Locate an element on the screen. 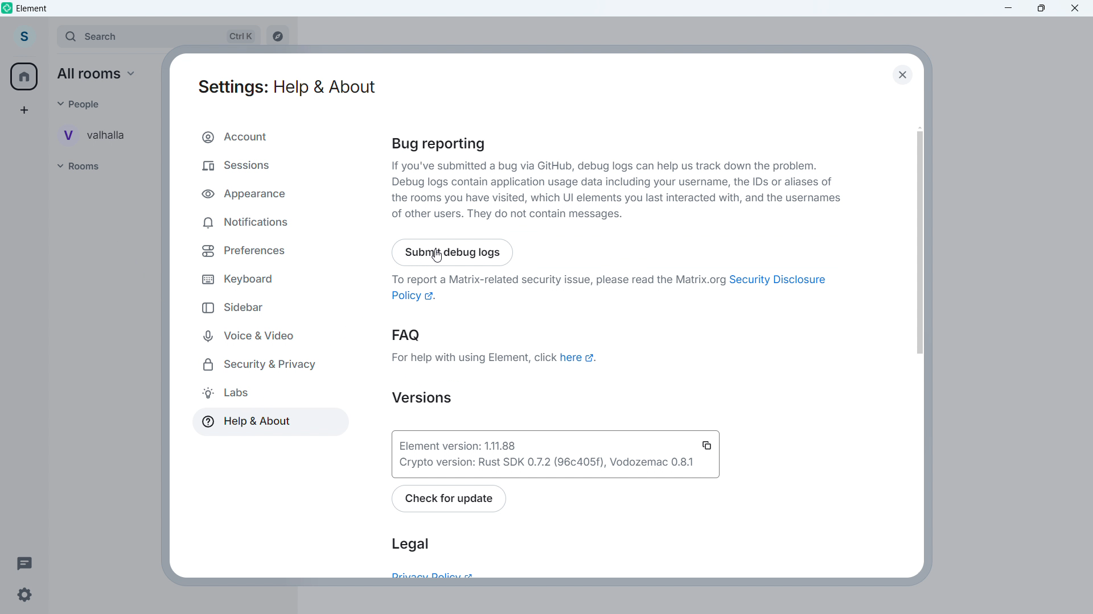 This screenshot has width=1093, height=614. Threads  is located at coordinates (25, 562).